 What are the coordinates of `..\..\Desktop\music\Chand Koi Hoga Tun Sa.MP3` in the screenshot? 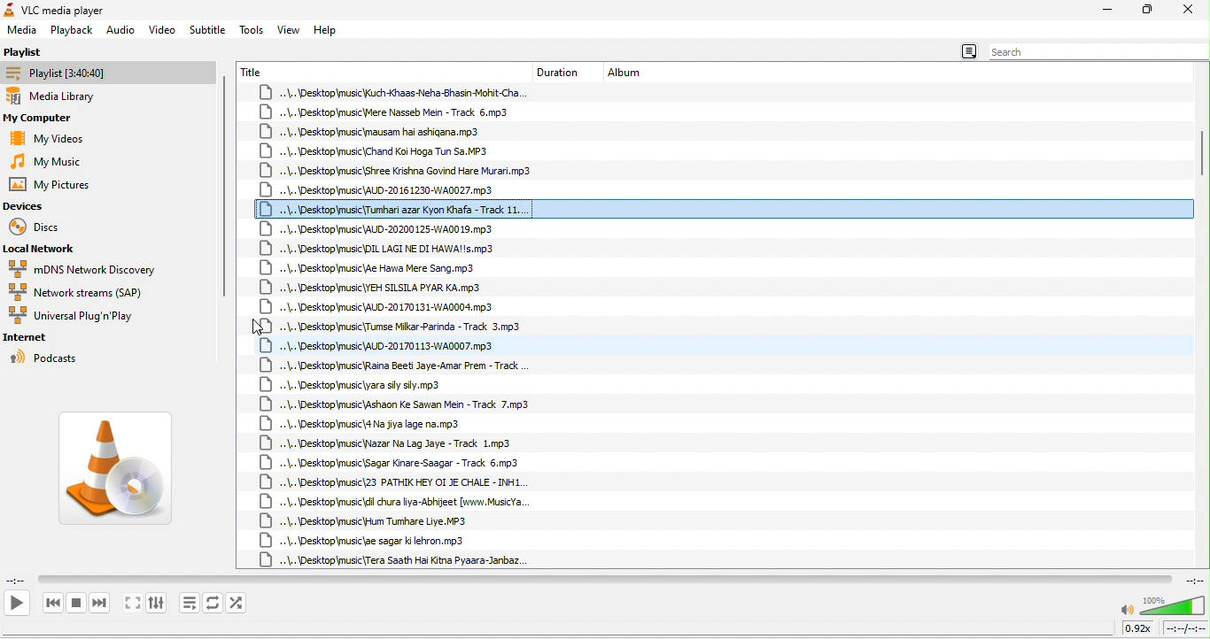 It's located at (375, 150).